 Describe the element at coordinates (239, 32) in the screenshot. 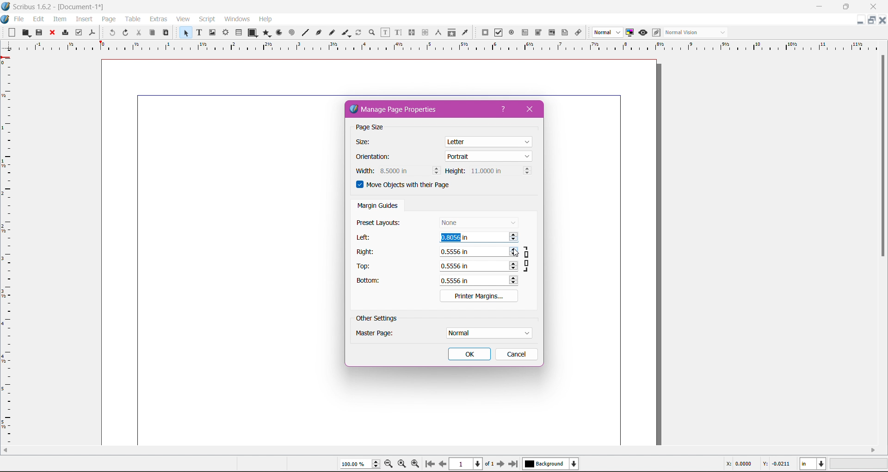

I see `Table` at that location.